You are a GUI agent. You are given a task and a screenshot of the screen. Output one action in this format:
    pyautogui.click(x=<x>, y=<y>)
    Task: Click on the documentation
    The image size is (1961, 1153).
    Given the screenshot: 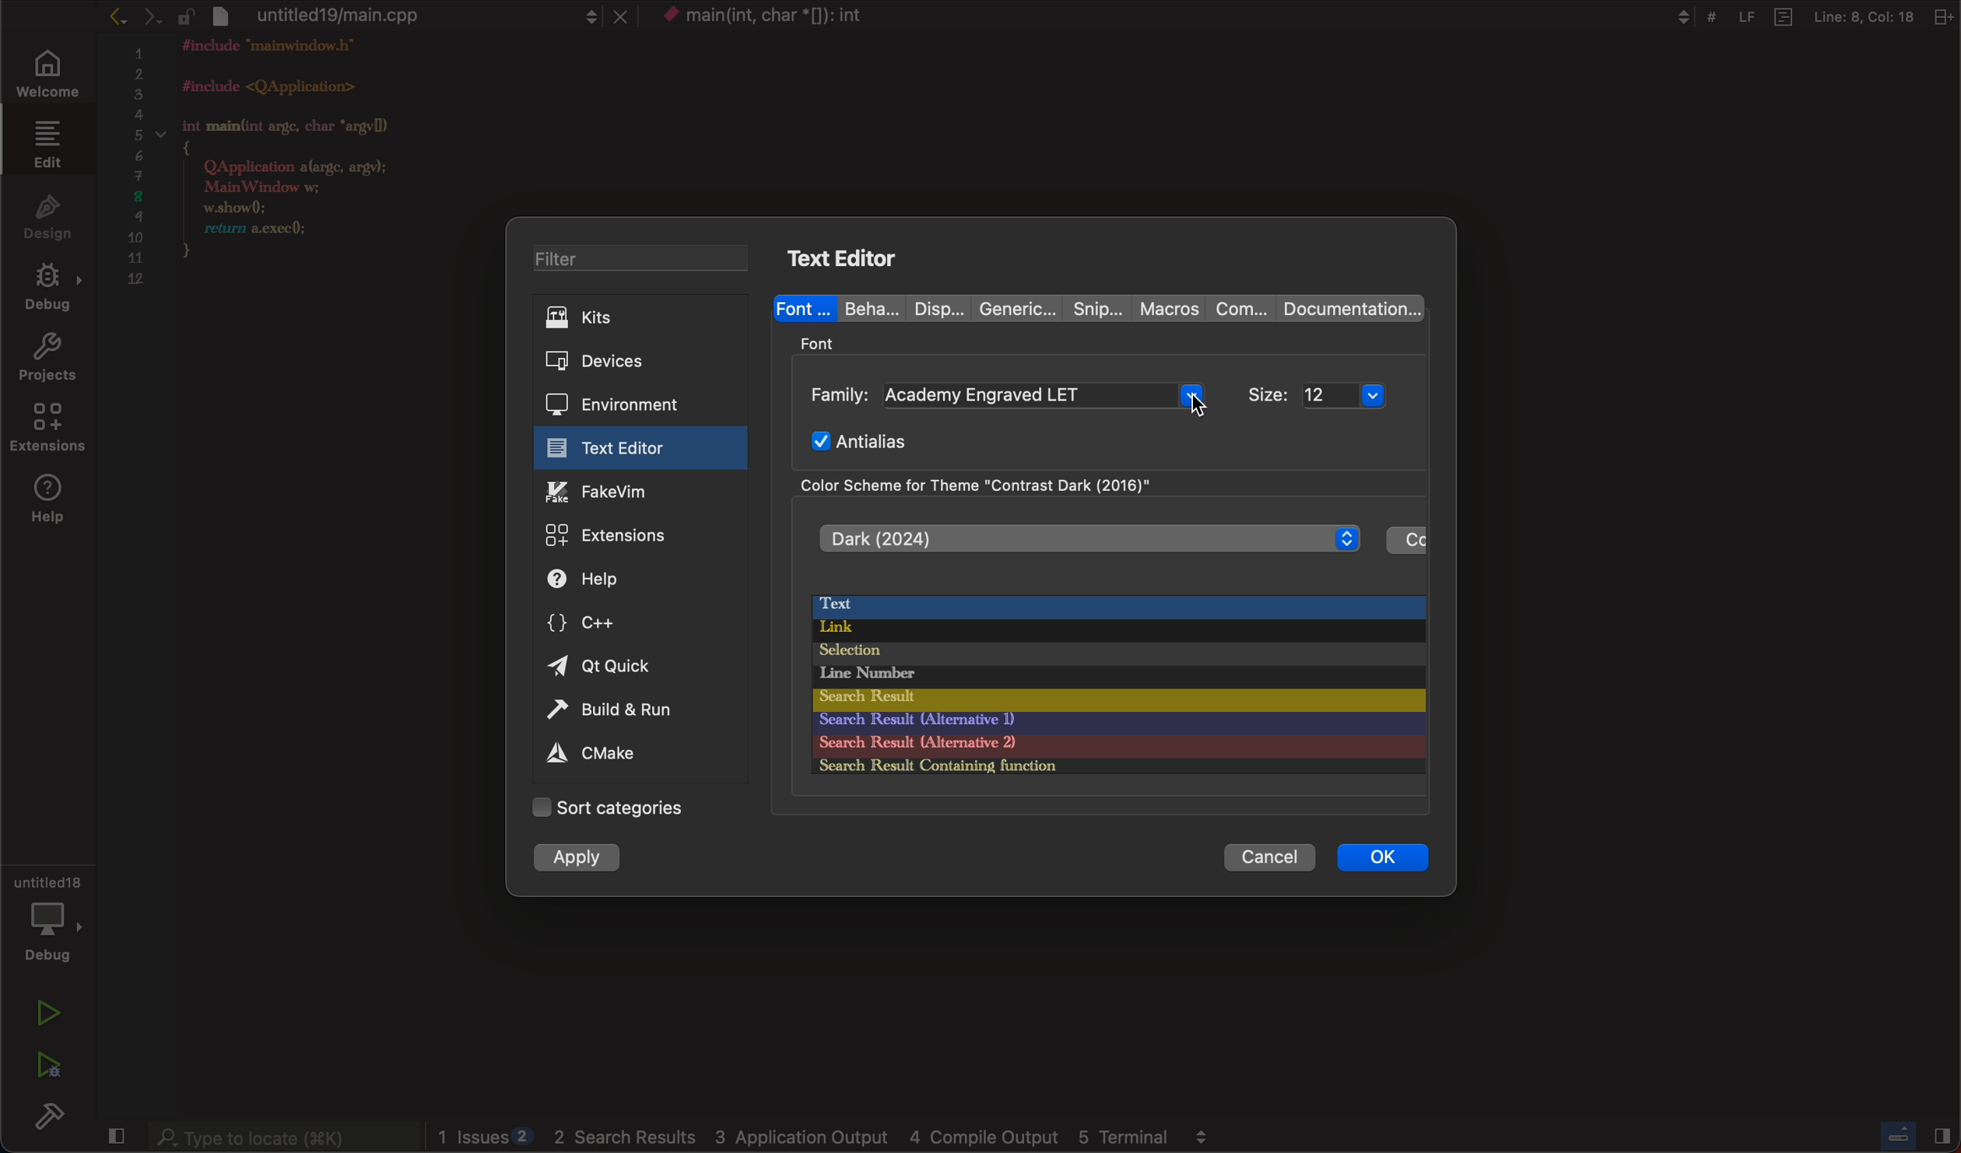 What is the action you would take?
    pyautogui.click(x=1348, y=309)
    